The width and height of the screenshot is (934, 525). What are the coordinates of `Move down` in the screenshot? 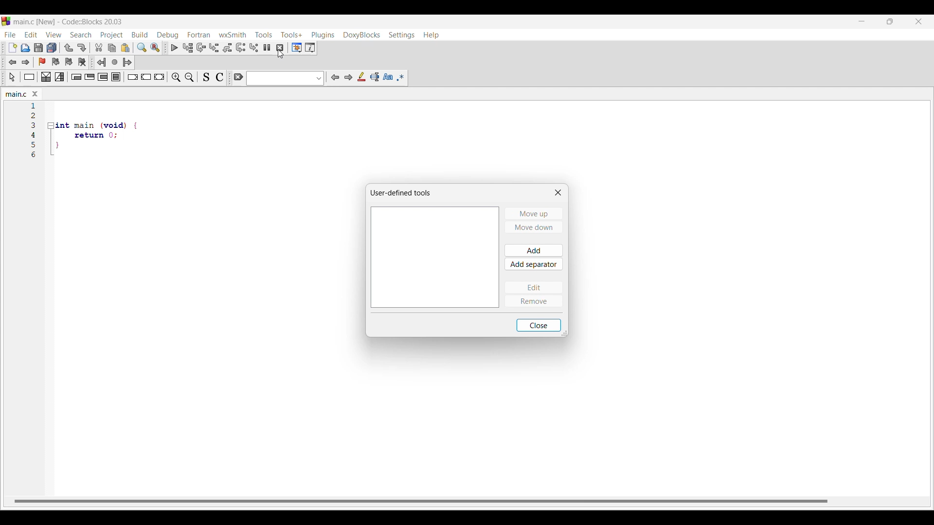 It's located at (534, 227).